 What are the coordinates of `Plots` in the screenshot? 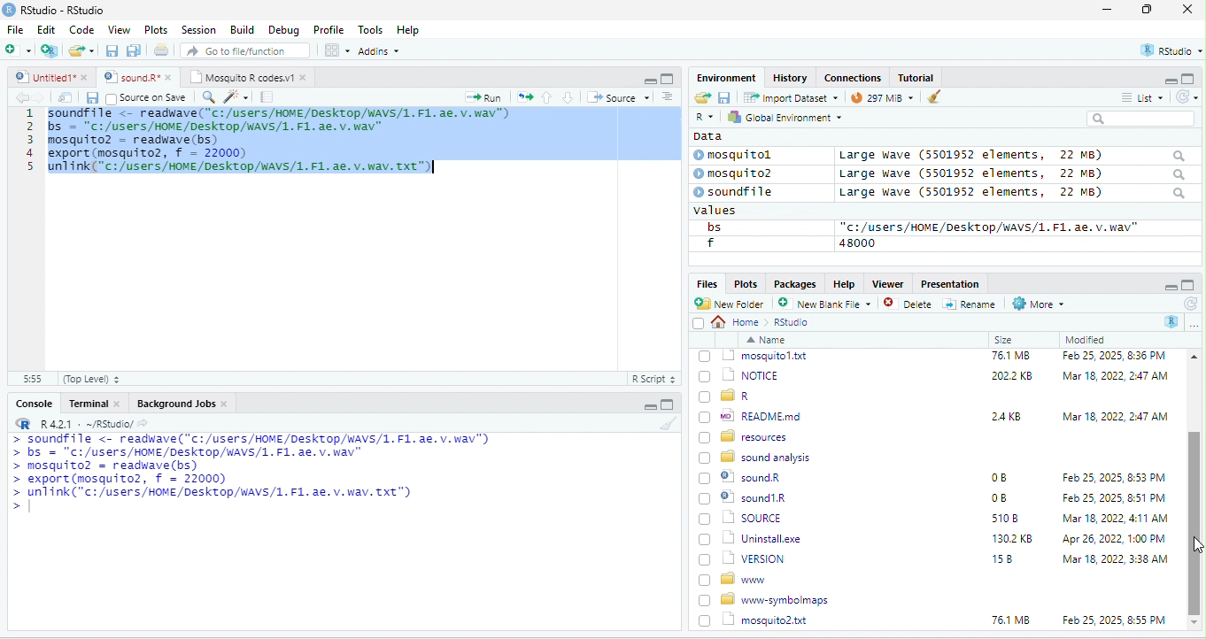 It's located at (157, 29).